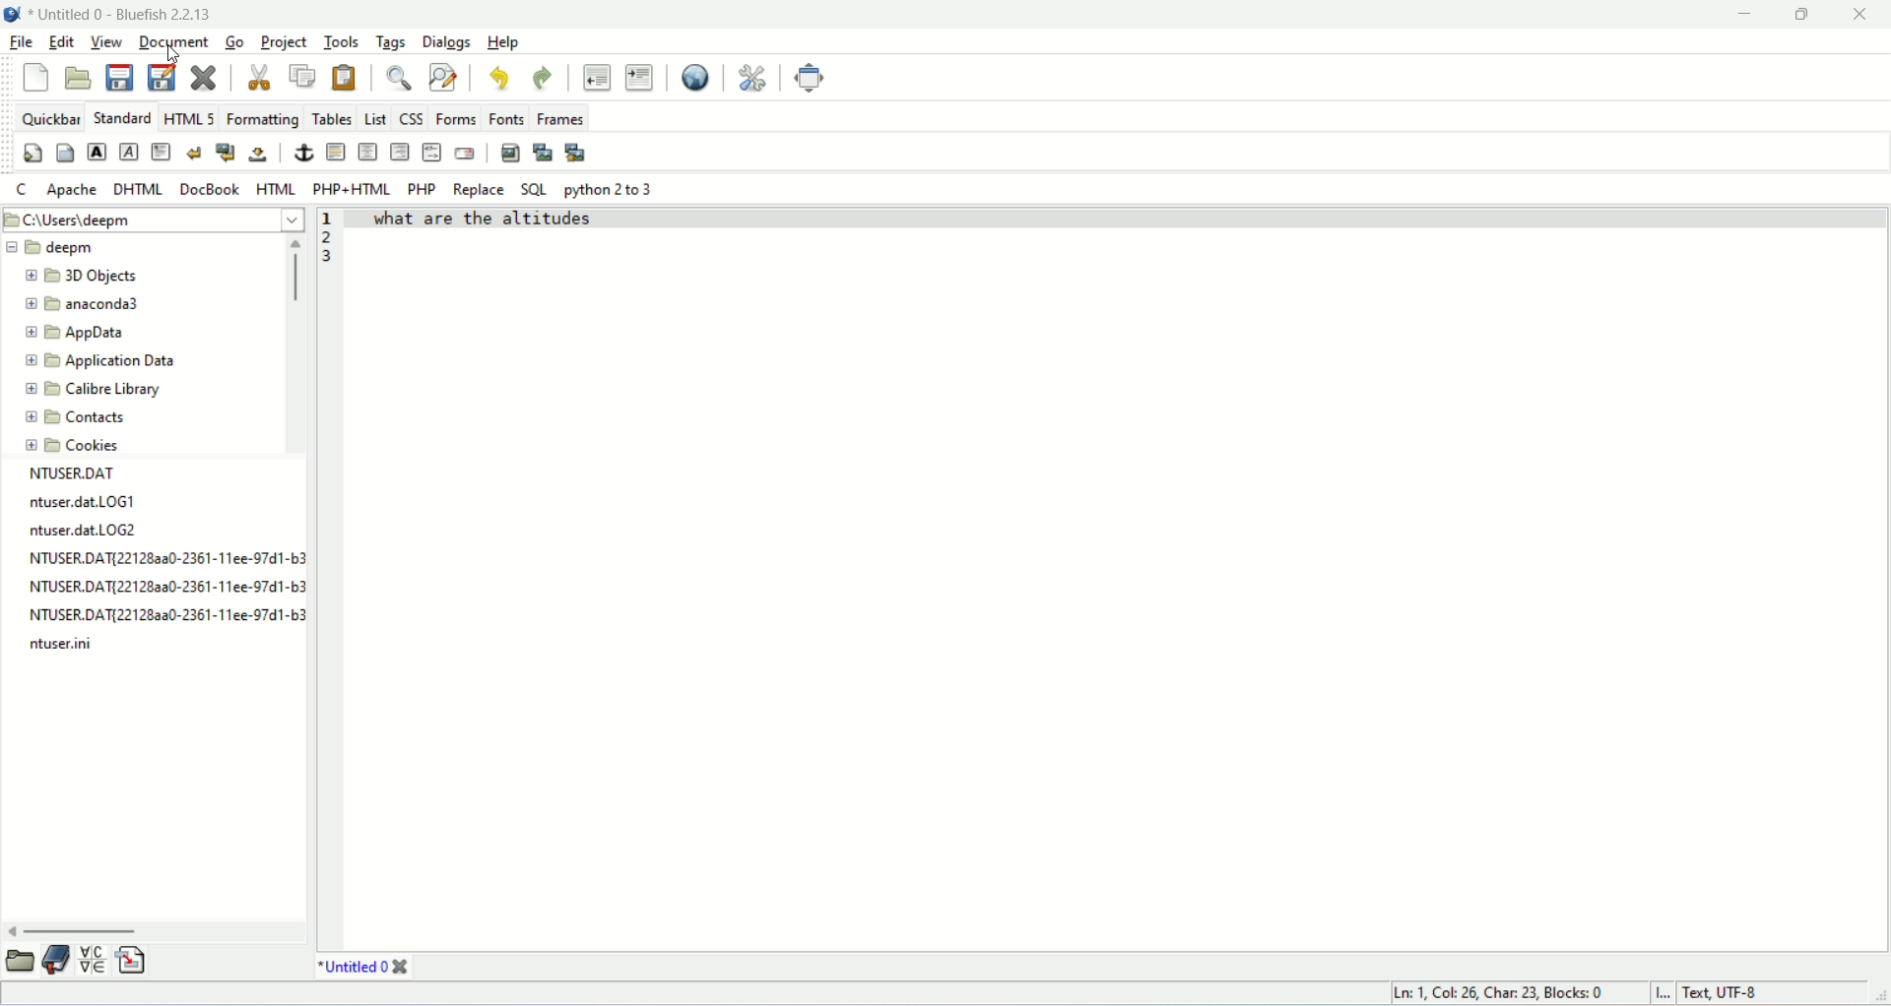 Image resolution: width=1891 pixels, height=1006 pixels. I want to click on I, so click(1667, 993).